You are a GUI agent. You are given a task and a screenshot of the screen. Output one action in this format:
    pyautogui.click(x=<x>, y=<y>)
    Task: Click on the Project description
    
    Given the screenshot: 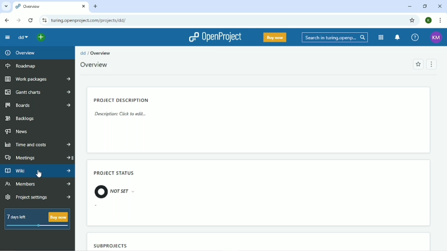 What is the action you would take?
    pyautogui.click(x=123, y=100)
    